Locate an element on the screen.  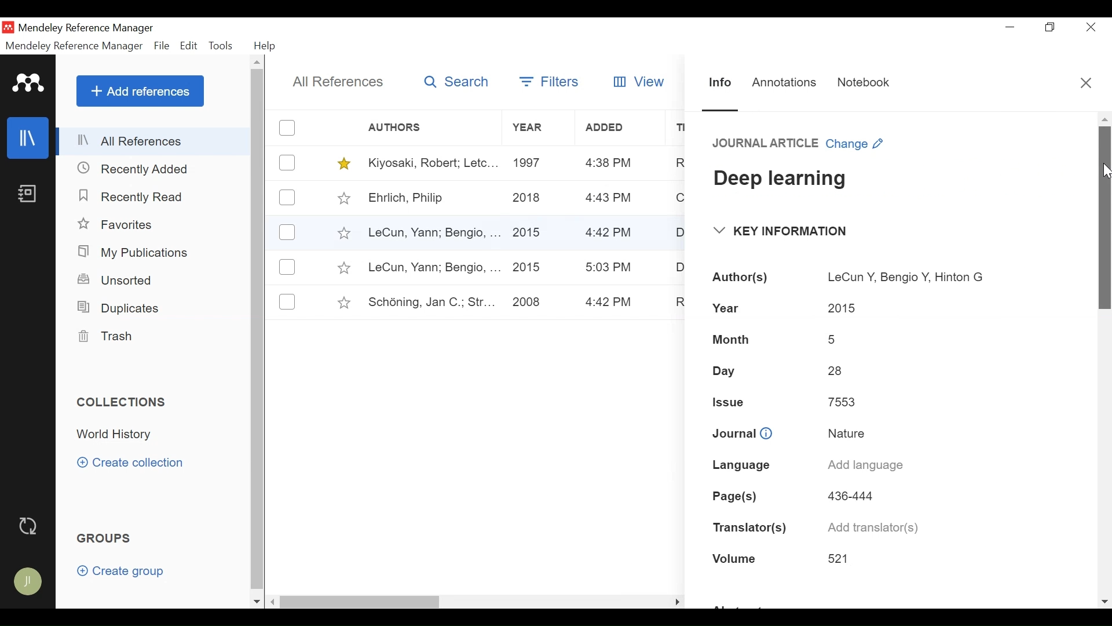
Toggle Favorites is located at coordinates (343, 268).